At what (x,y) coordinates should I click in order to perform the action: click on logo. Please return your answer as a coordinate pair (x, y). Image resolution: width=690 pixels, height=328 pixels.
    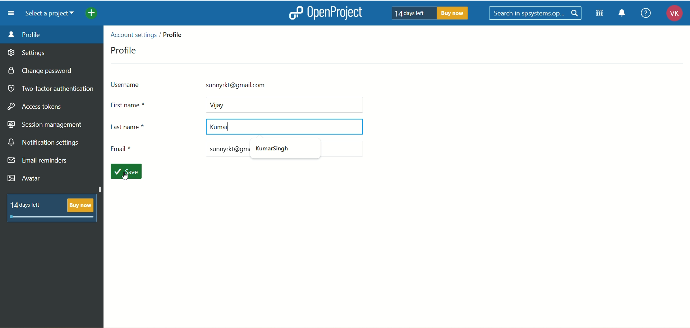
    Looking at the image, I should click on (295, 13).